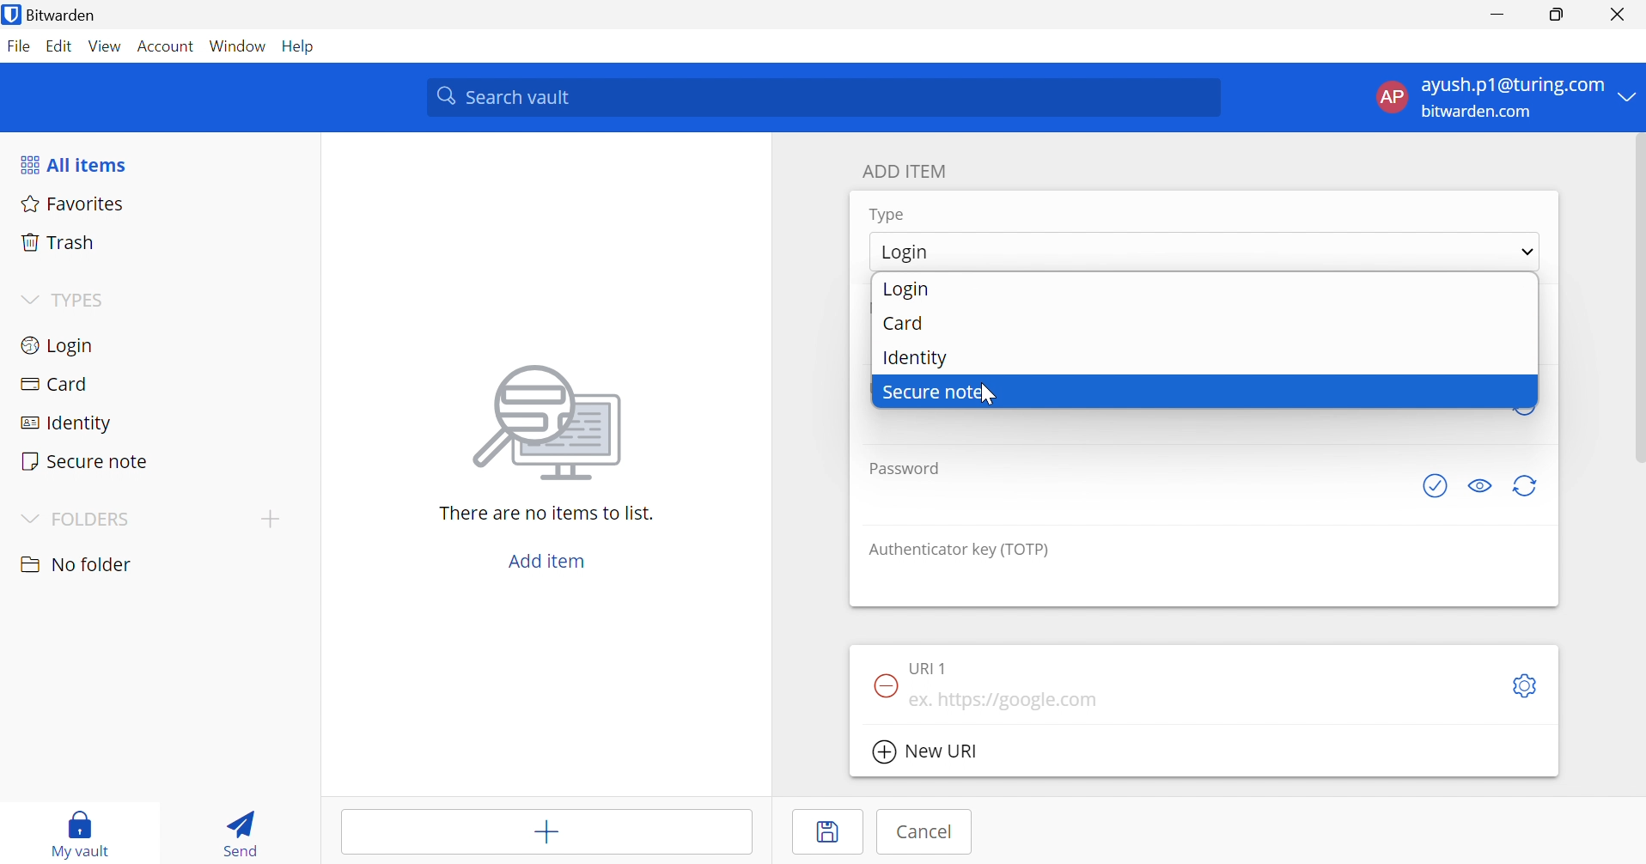  What do you see at coordinates (271, 519) in the screenshot?
I see `Create folder` at bounding box center [271, 519].